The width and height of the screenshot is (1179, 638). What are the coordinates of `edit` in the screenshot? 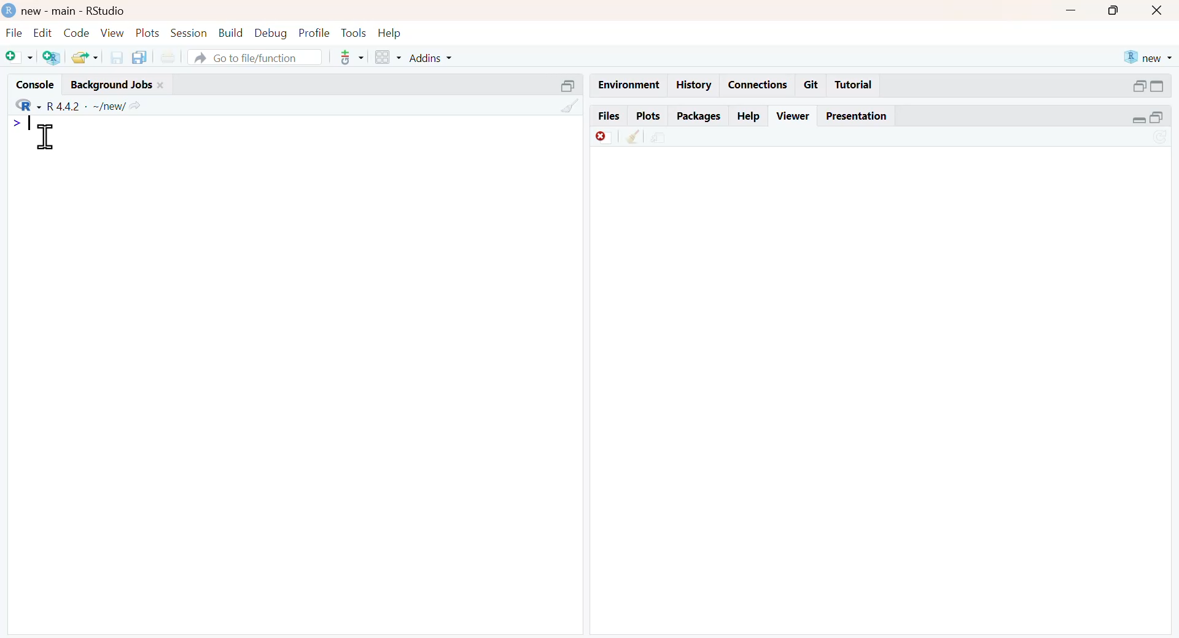 It's located at (42, 32).